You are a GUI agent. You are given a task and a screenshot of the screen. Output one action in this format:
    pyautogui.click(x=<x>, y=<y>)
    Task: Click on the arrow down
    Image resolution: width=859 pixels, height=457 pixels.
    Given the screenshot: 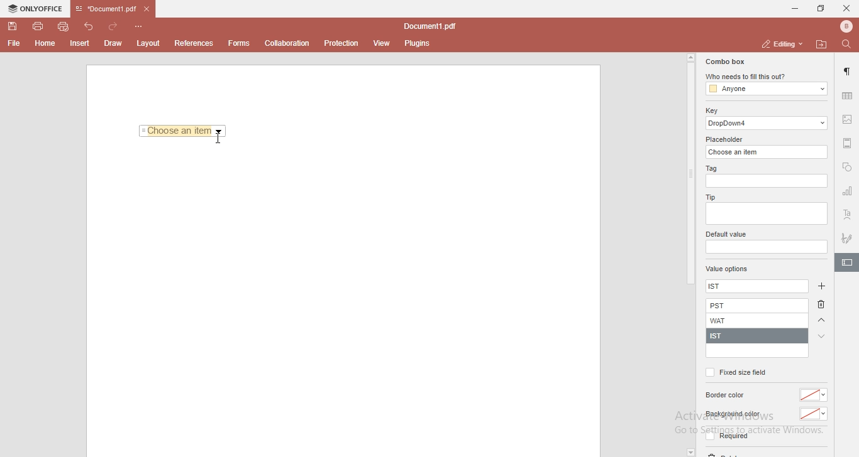 What is the action you would take?
    pyautogui.click(x=822, y=336)
    